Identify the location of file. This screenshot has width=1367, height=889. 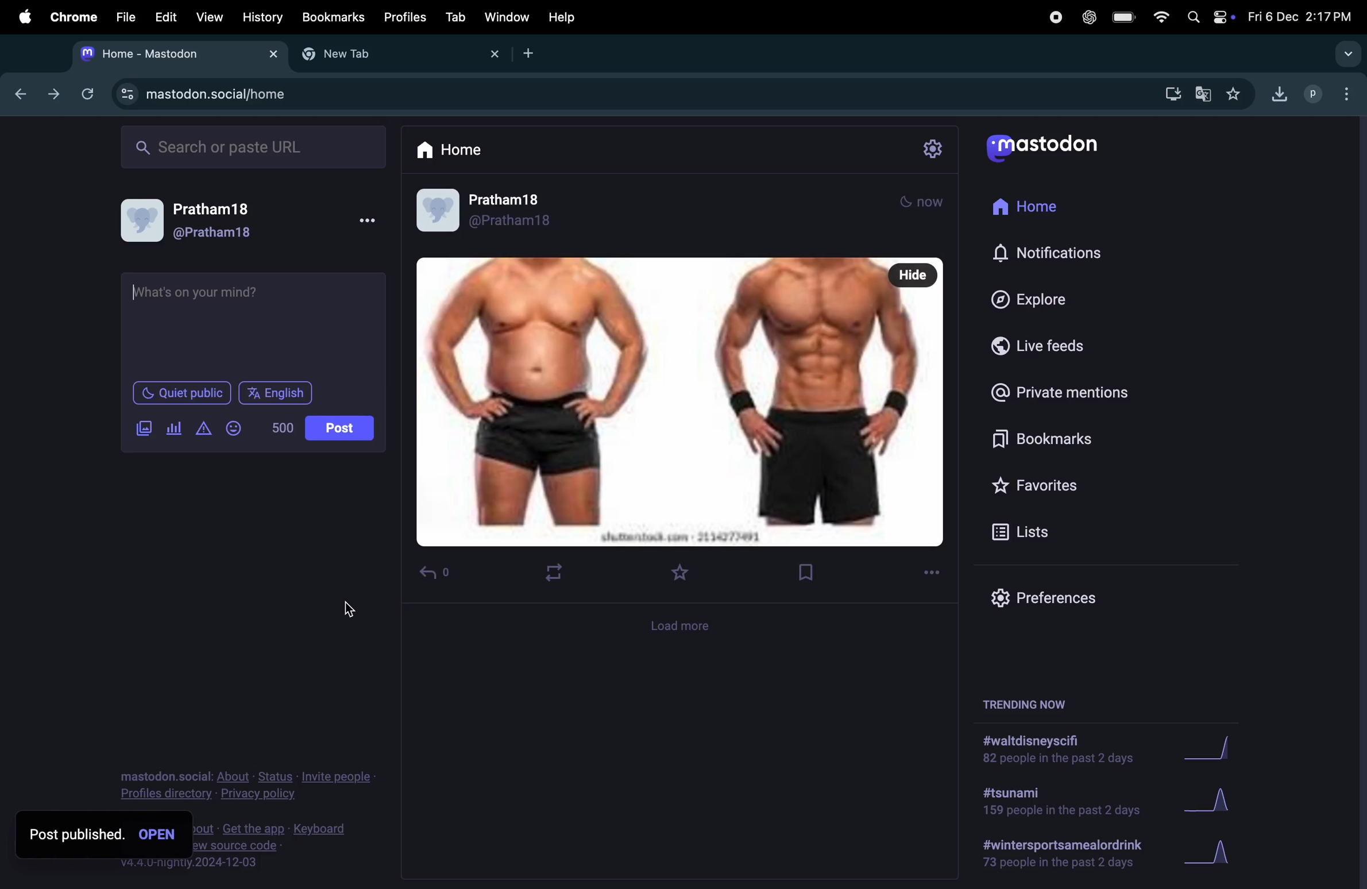
(126, 18).